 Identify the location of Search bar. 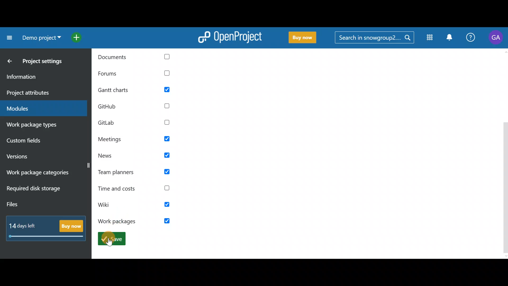
(374, 39).